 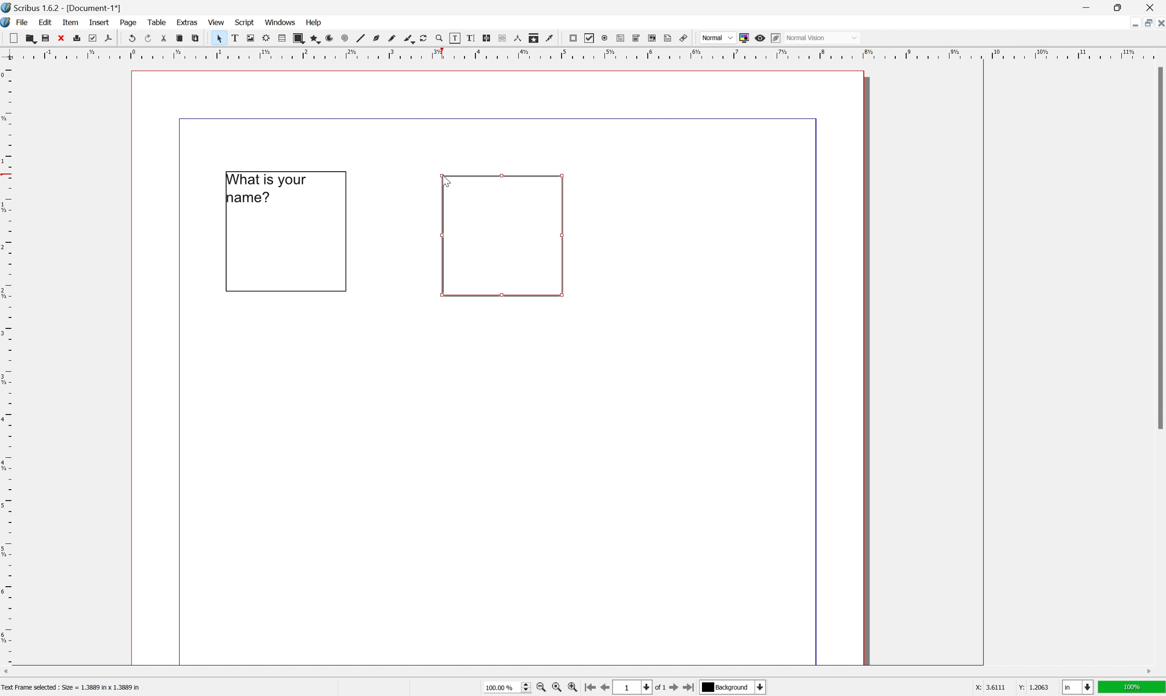 I want to click on select current unit, so click(x=1078, y=688).